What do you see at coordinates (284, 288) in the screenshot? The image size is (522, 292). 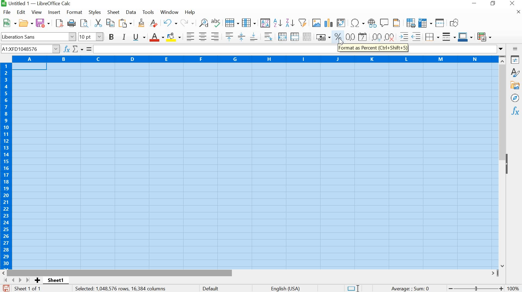 I see `English (USA)` at bounding box center [284, 288].